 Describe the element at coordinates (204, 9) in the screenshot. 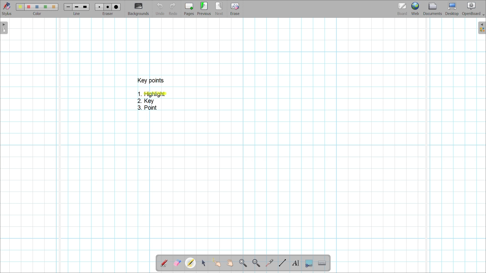

I see `Go to previous page` at that location.